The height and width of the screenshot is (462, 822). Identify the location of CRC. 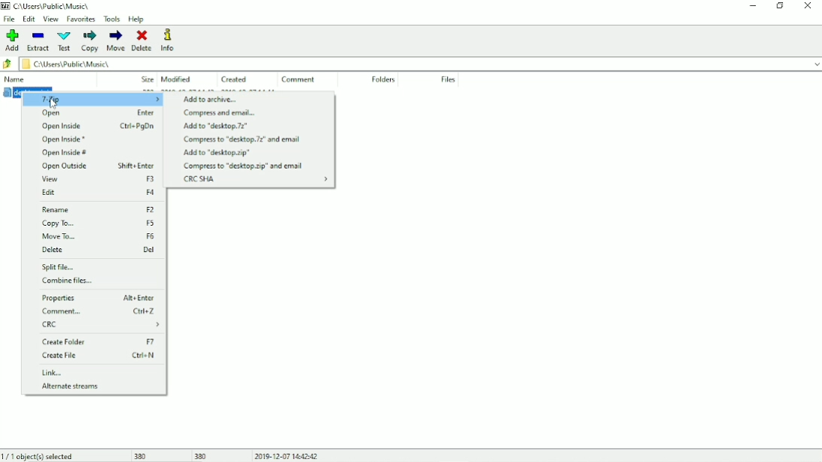
(101, 325).